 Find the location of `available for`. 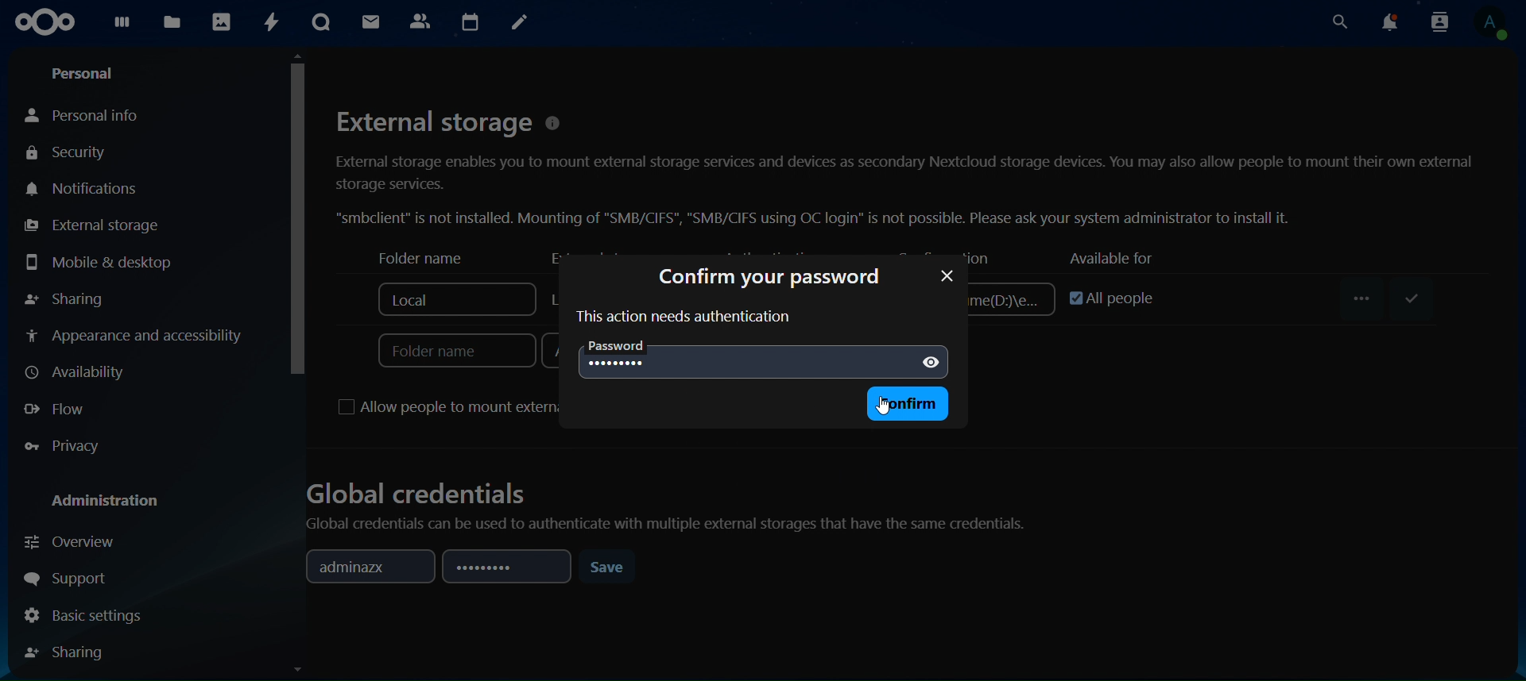

available for is located at coordinates (1108, 258).